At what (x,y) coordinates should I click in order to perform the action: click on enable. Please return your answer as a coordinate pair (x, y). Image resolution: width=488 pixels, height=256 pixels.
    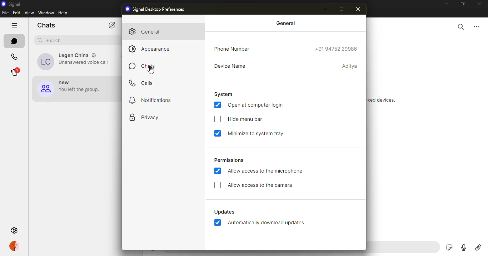
    Looking at the image, I should click on (218, 119).